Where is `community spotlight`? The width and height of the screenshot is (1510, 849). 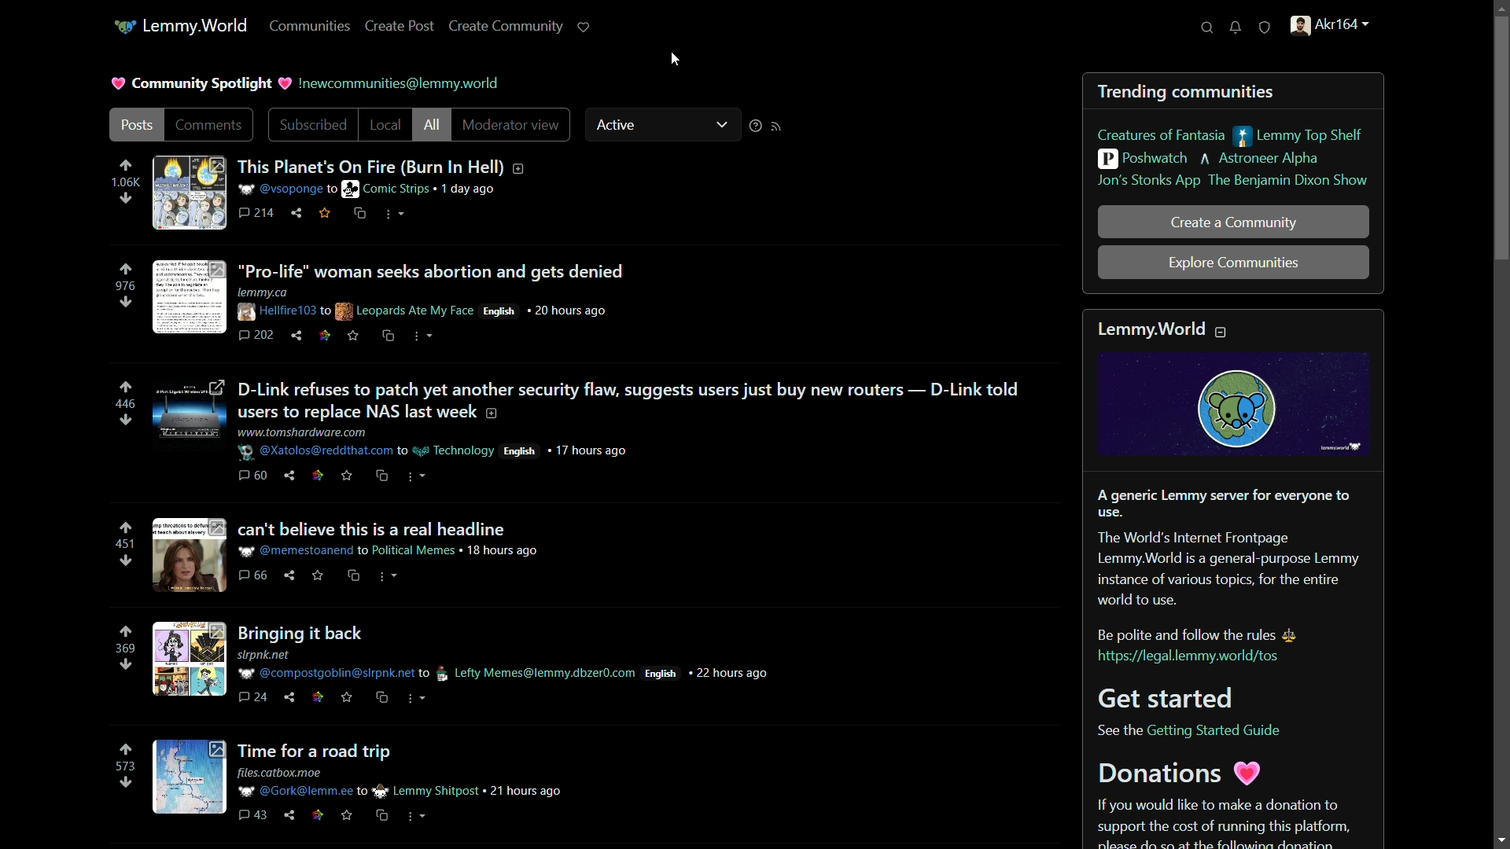 community spotlight is located at coordinates (204, 84).